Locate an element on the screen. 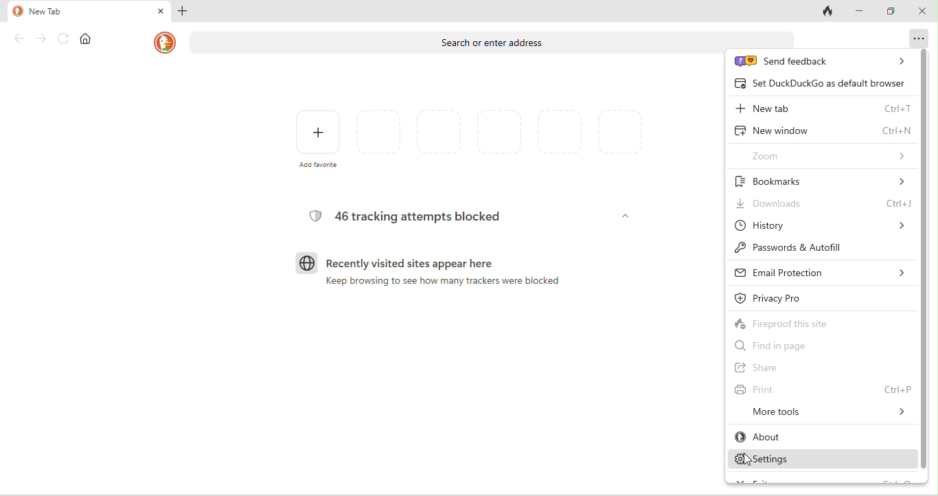 The width and height of the screenshot is (938, 496). keep browsing to see how many trackers were blocked is located at coordinates (434, 288).